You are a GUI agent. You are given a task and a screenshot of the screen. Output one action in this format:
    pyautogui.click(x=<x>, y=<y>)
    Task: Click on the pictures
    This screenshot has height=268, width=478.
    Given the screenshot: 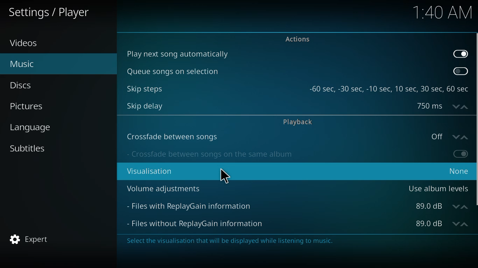 What is the action you would take?
    pyautogui.click(x=28, y=107)
    